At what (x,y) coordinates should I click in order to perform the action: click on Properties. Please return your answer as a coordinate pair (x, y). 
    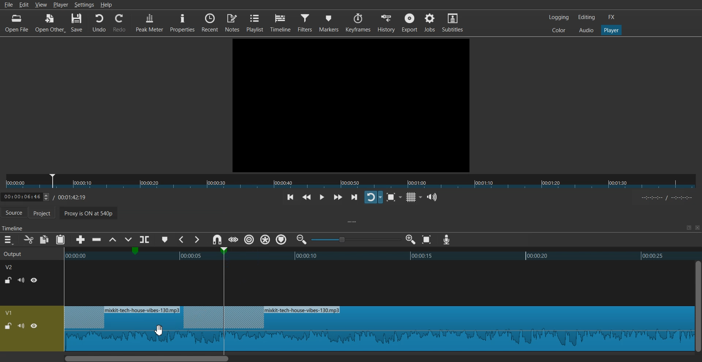
    Looking at the image, I should click on (182, 22).